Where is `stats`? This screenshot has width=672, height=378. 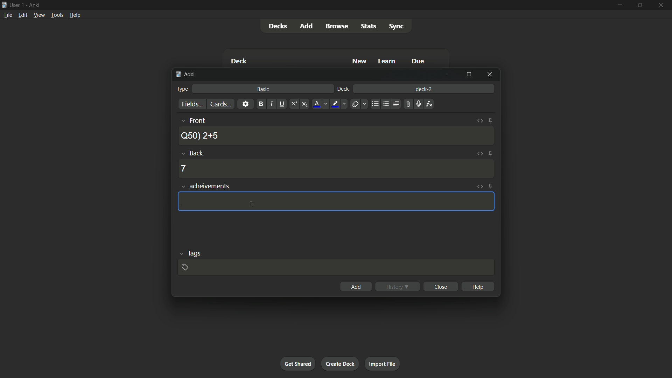 stats is located at coordinates (370, 27).